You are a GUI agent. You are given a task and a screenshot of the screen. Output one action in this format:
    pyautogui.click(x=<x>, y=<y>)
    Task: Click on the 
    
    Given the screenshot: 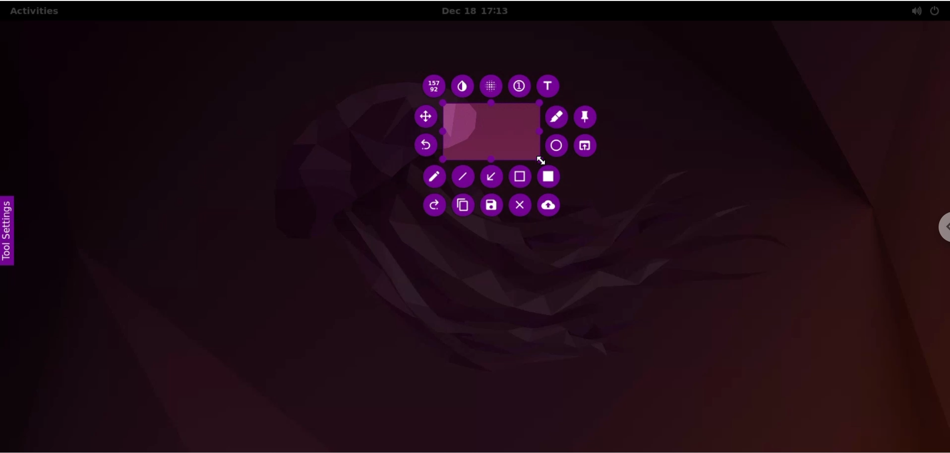 What is the action you would take?
    pyautogui.click(x=432, y=206)
    